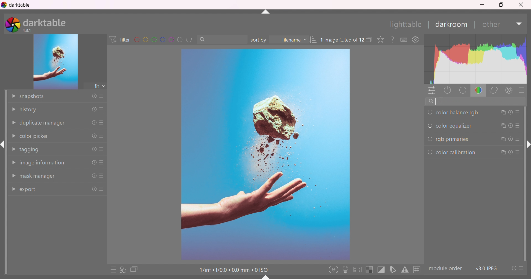 The width and height of the screenshot is (531, 279). I want to click on presets, so click(103, 123).